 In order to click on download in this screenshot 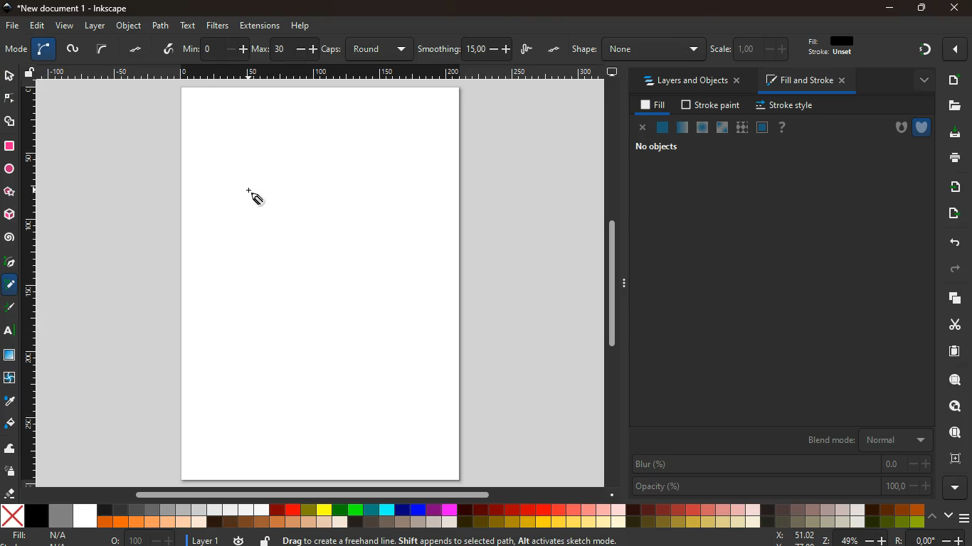, I will do `click(953, 134)`.